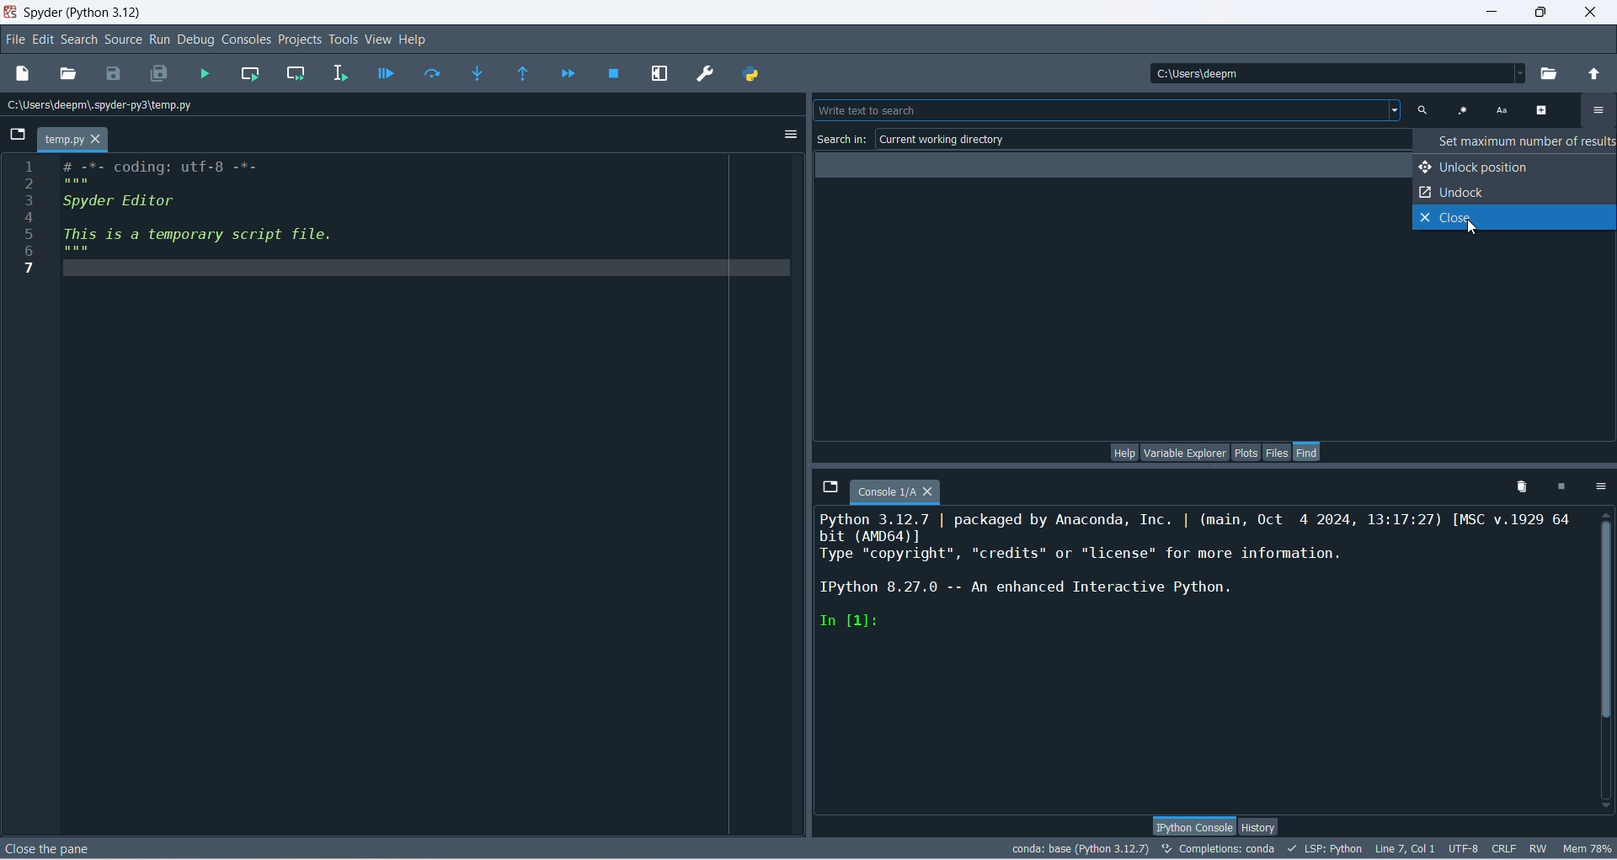  Describe the element at coordinates (1537, 849) in the screenshot. I see `RW` at that location.